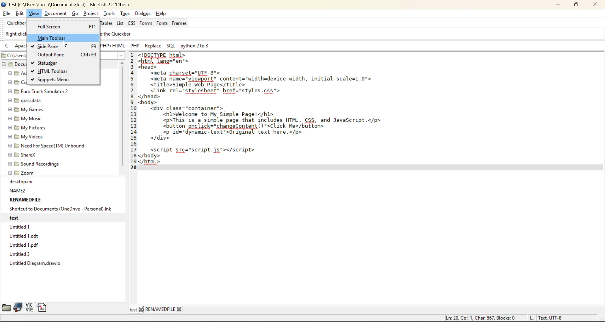 The image size is (605, 322). I want to click on php html, so click(115, 46).